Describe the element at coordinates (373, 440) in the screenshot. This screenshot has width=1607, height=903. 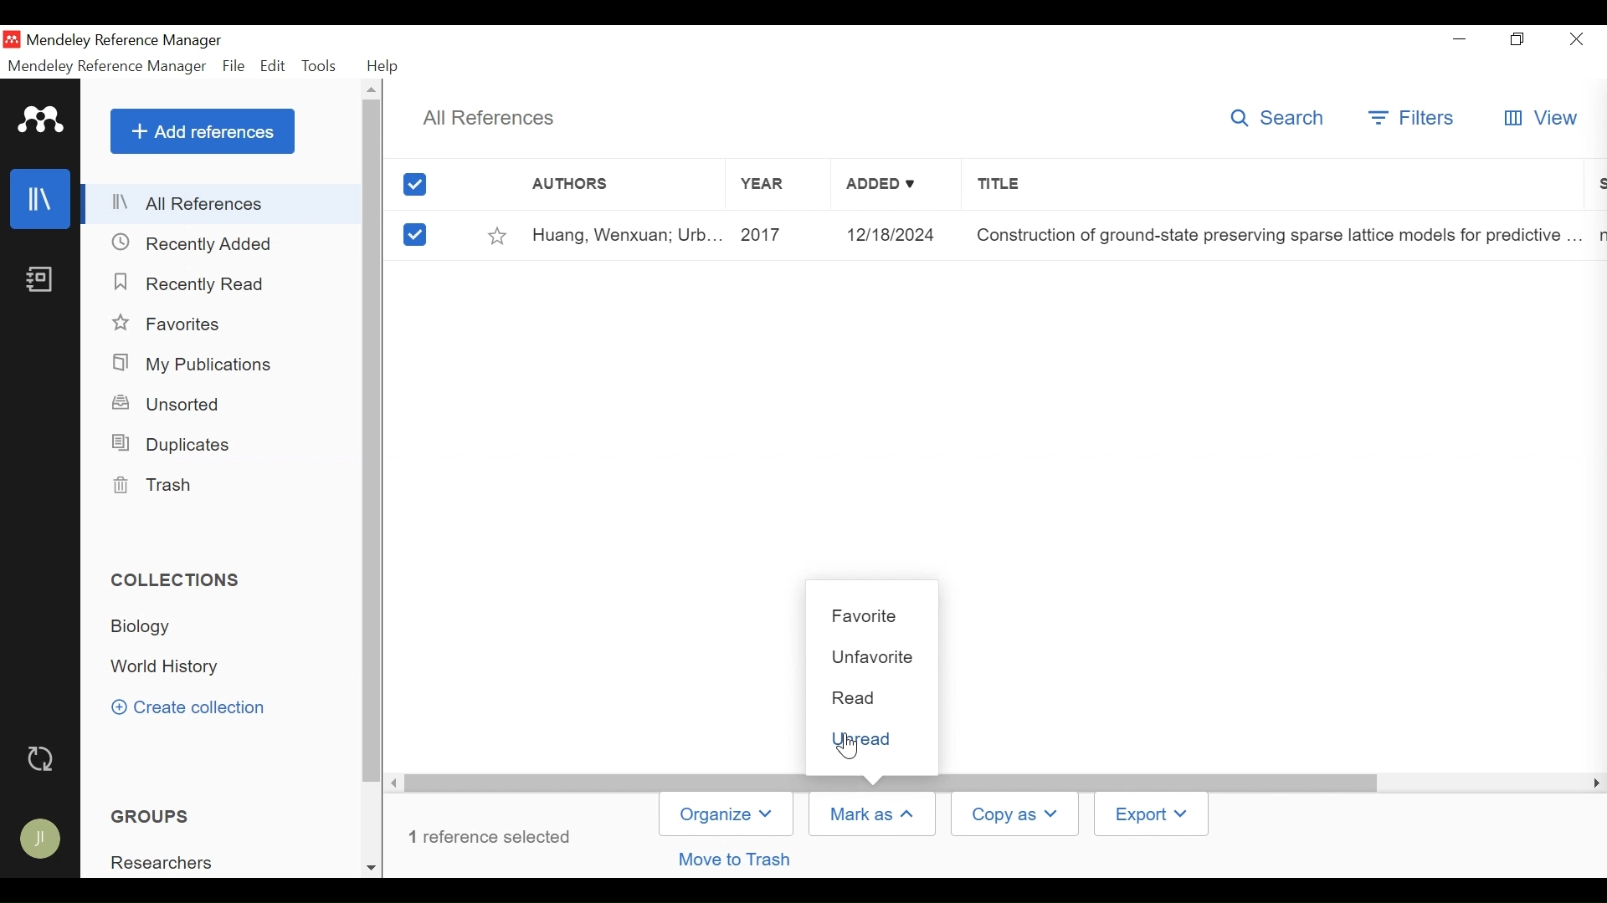
I see `Vertical Scroll bar` at that location.